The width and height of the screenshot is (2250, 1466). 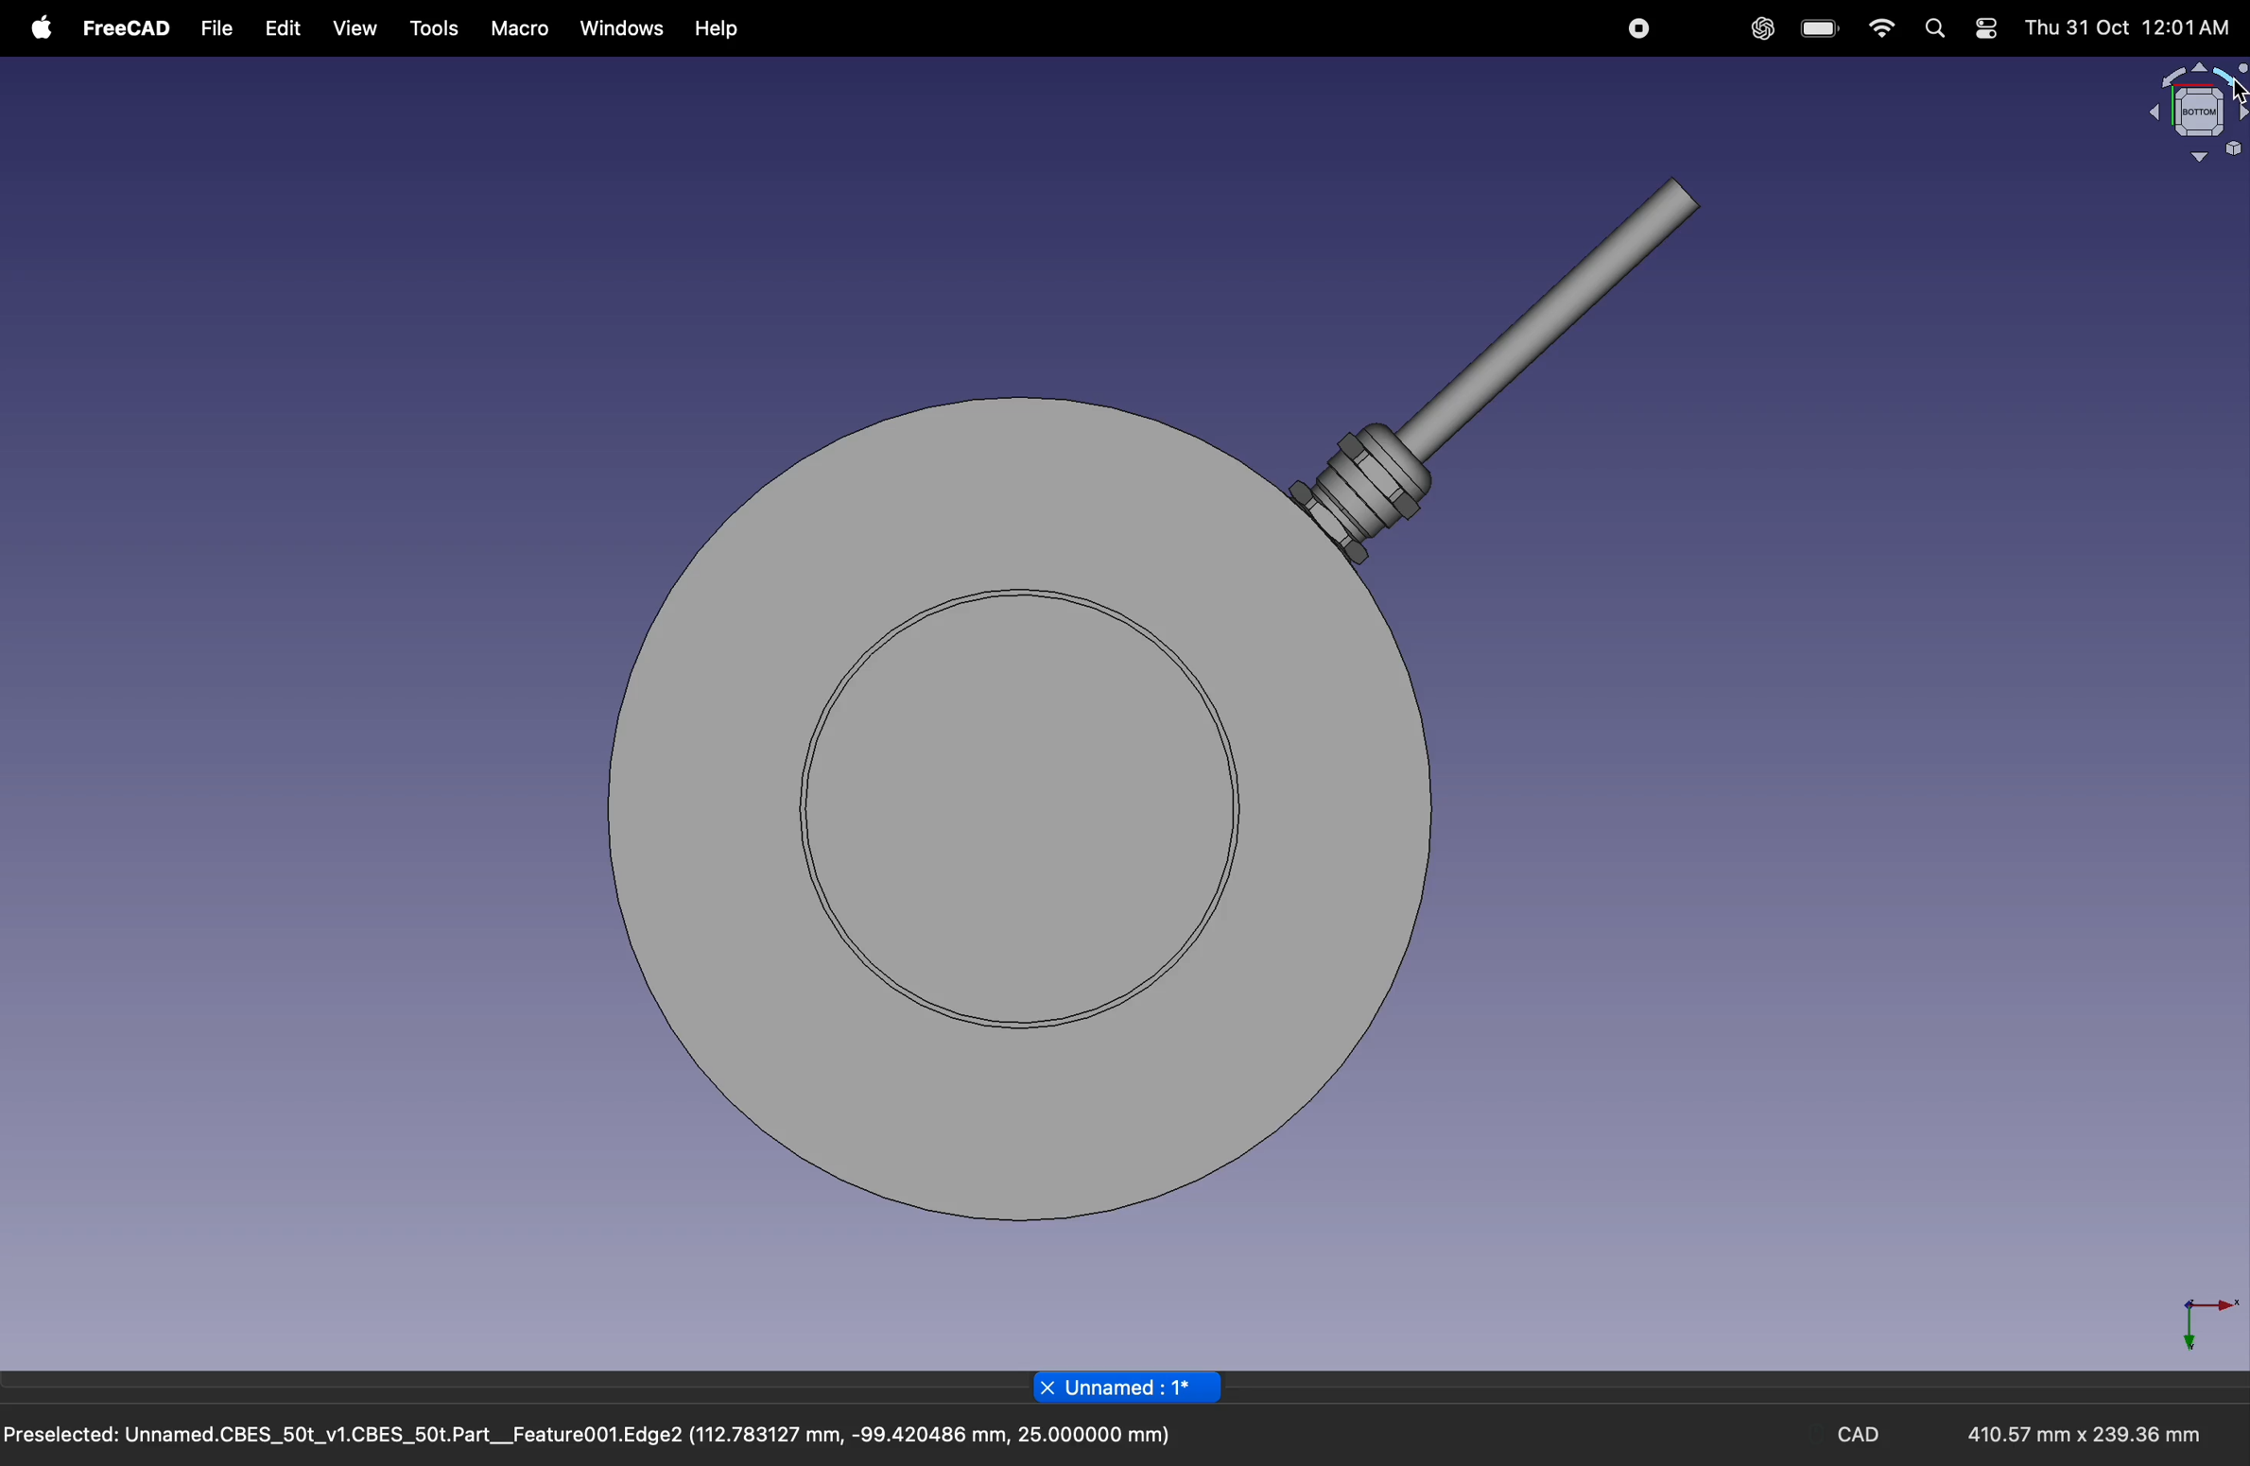 What do you see at coordinates (282, 28) in the screenshot?
I see `edit` at bounding box center [282, 28].